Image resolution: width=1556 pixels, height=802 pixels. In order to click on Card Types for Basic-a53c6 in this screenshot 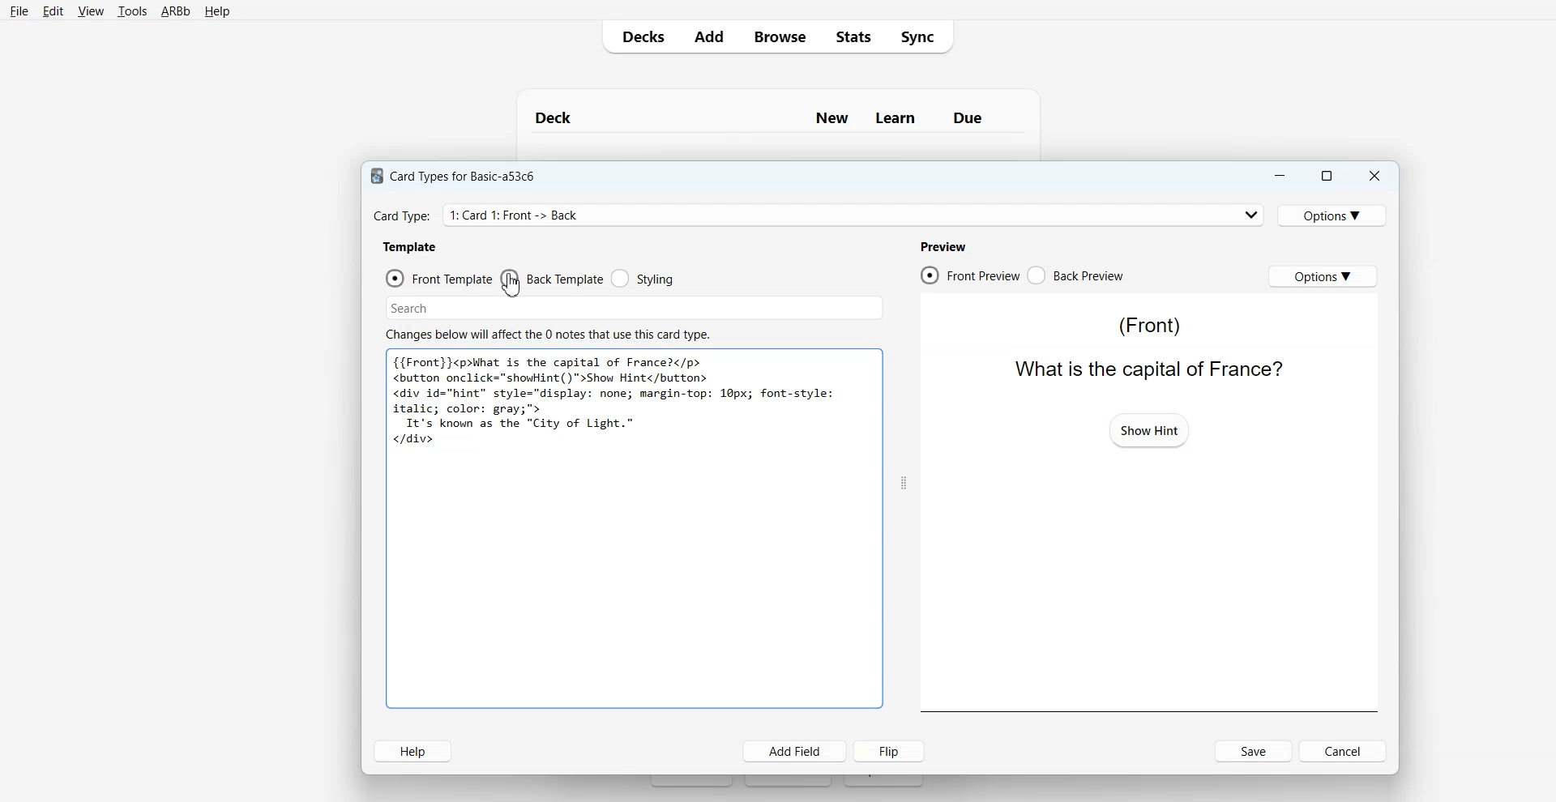, I will do `click(454, 175)`.